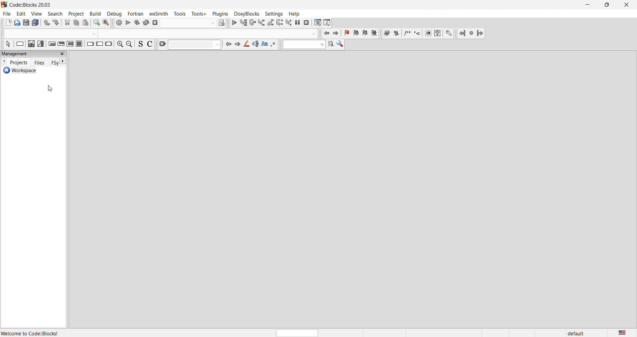 This screenshot has width=637, height=337. Describe the element at coordinates (159, 14) in the screenshot. I see `wxSmith` at that location.